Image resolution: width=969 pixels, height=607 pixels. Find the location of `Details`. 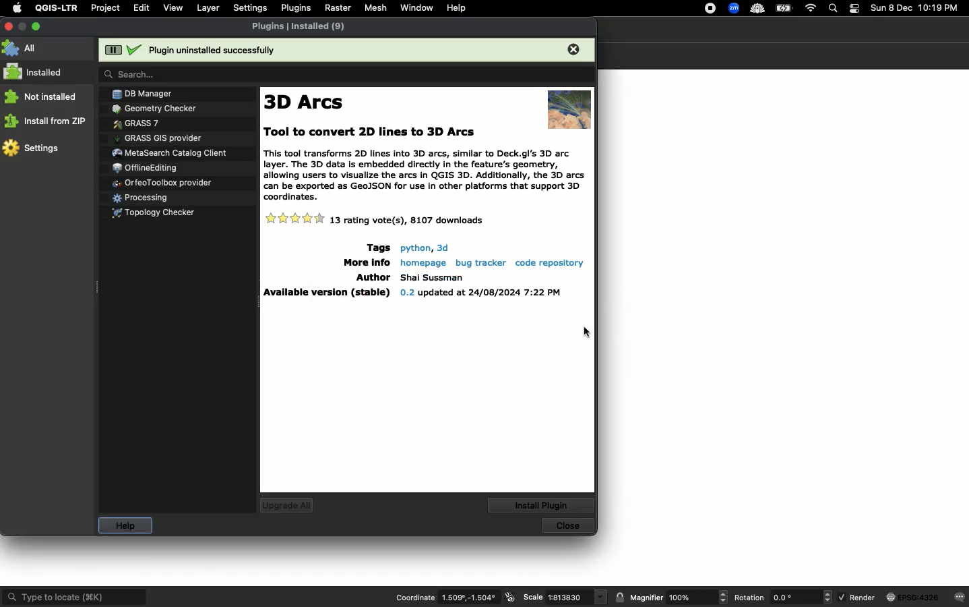

Details is located at coordinates (396, 218).